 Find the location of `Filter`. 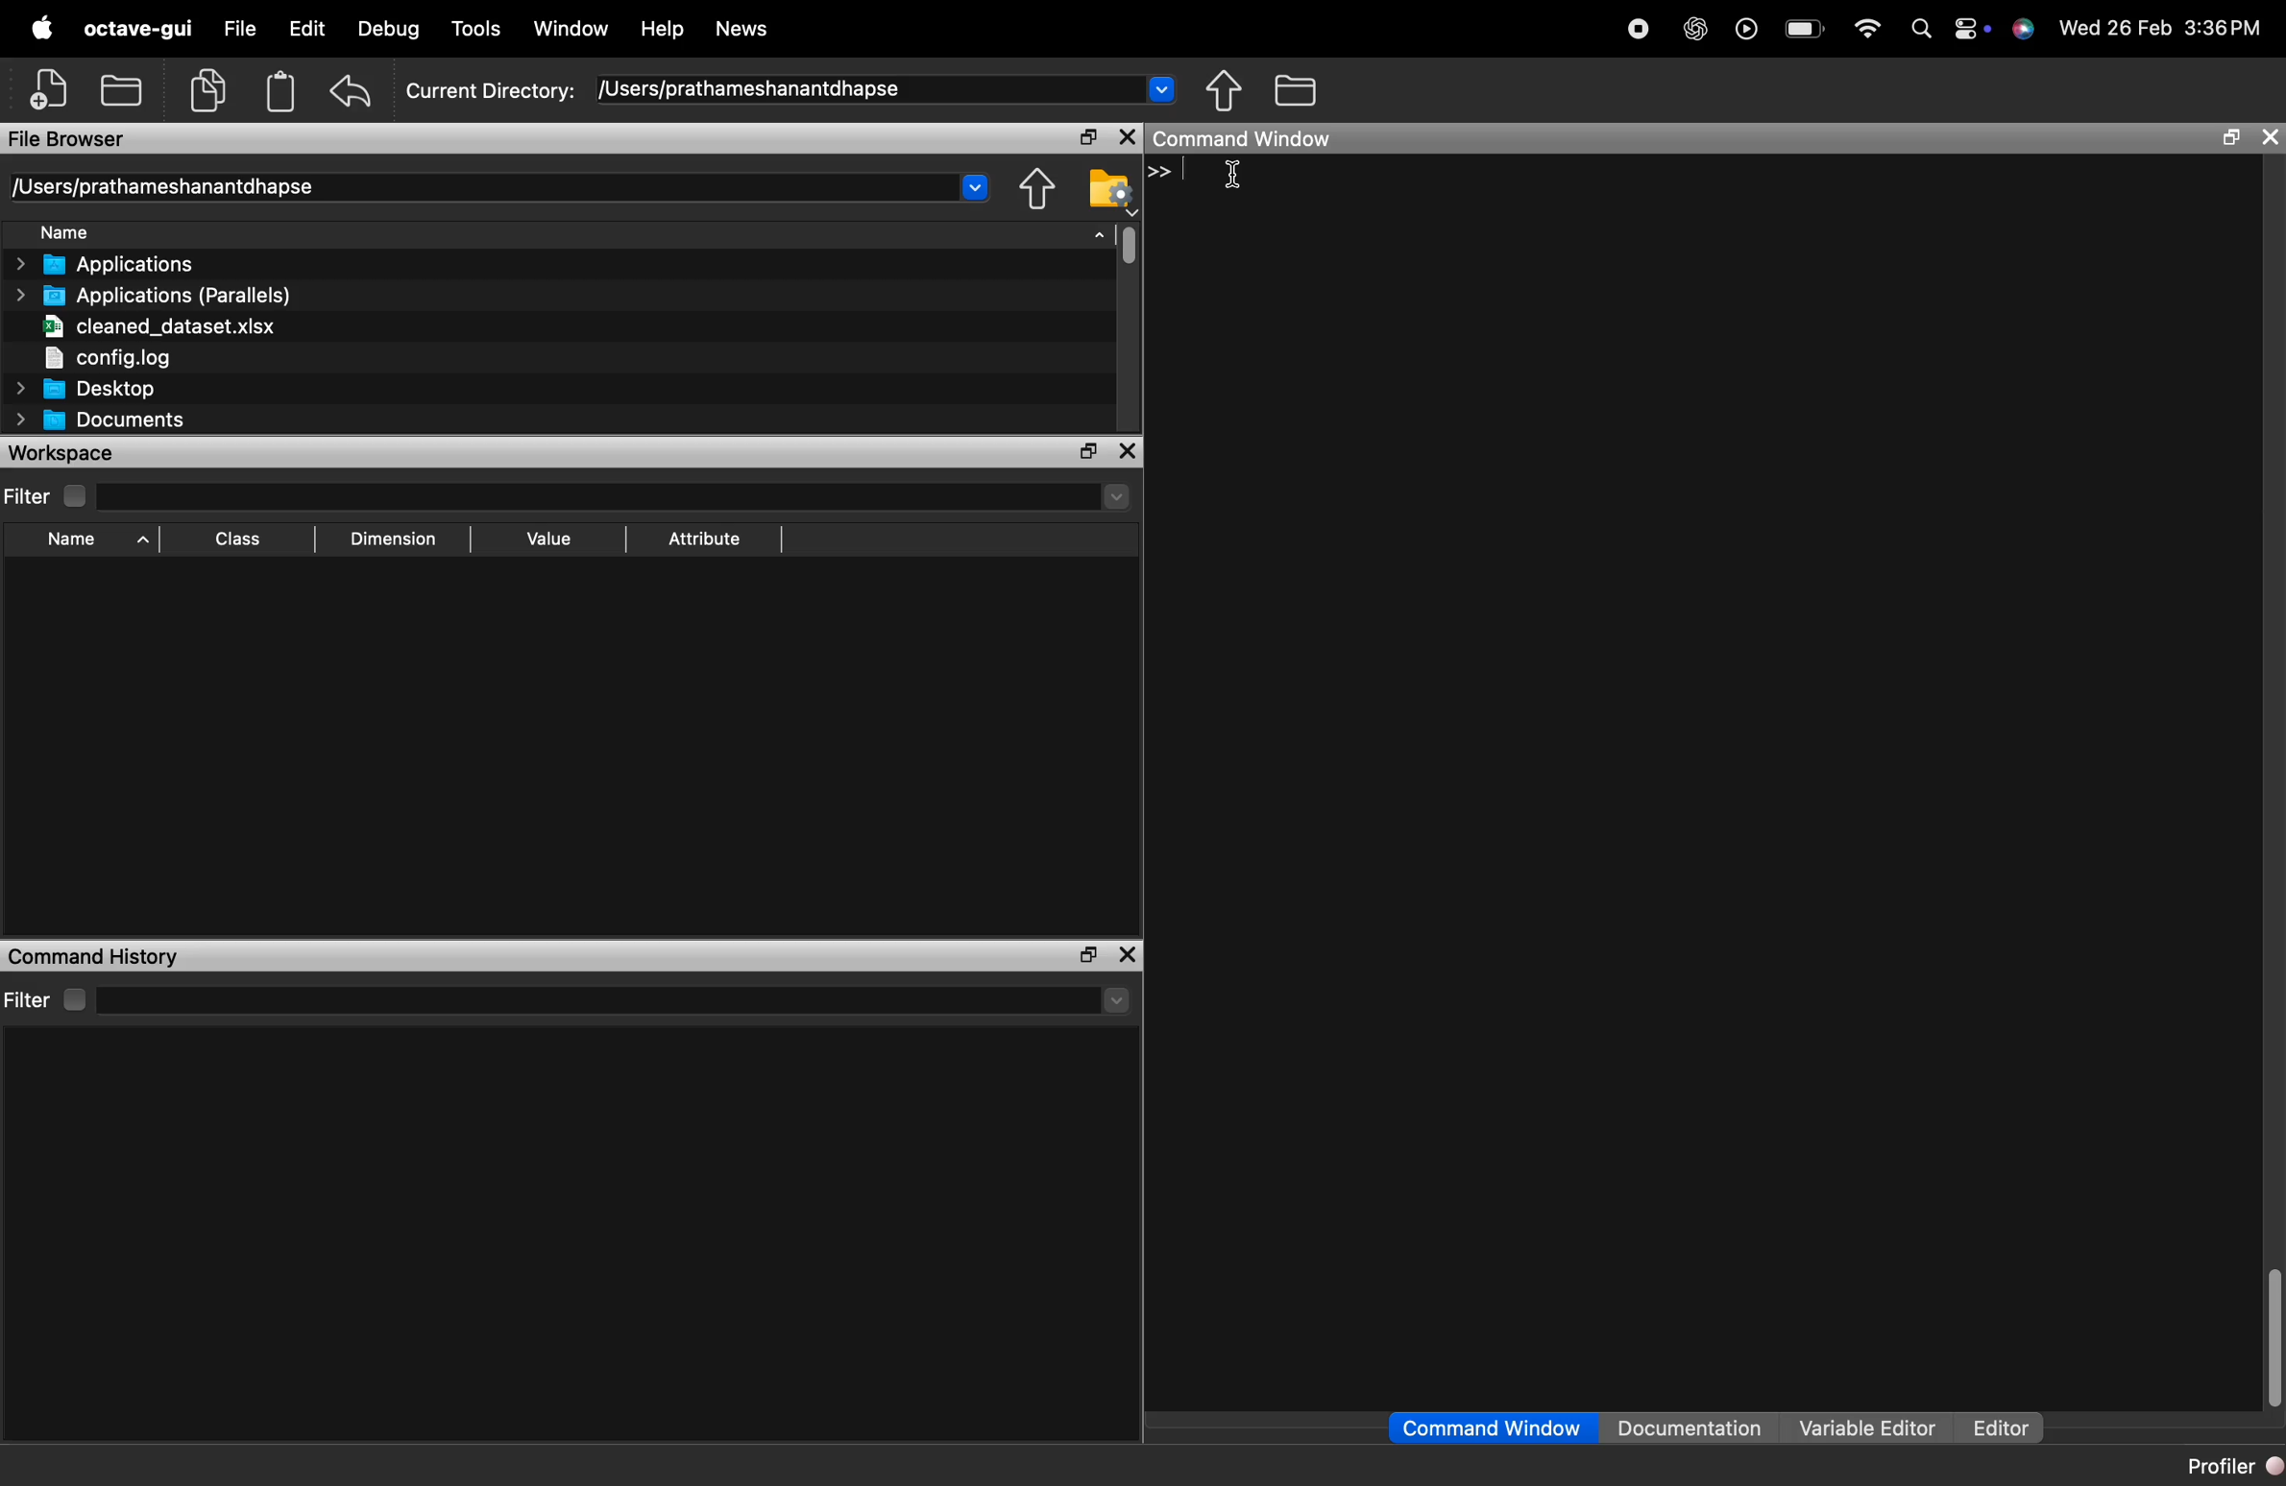

Filter is located at coordinates (46, 998).